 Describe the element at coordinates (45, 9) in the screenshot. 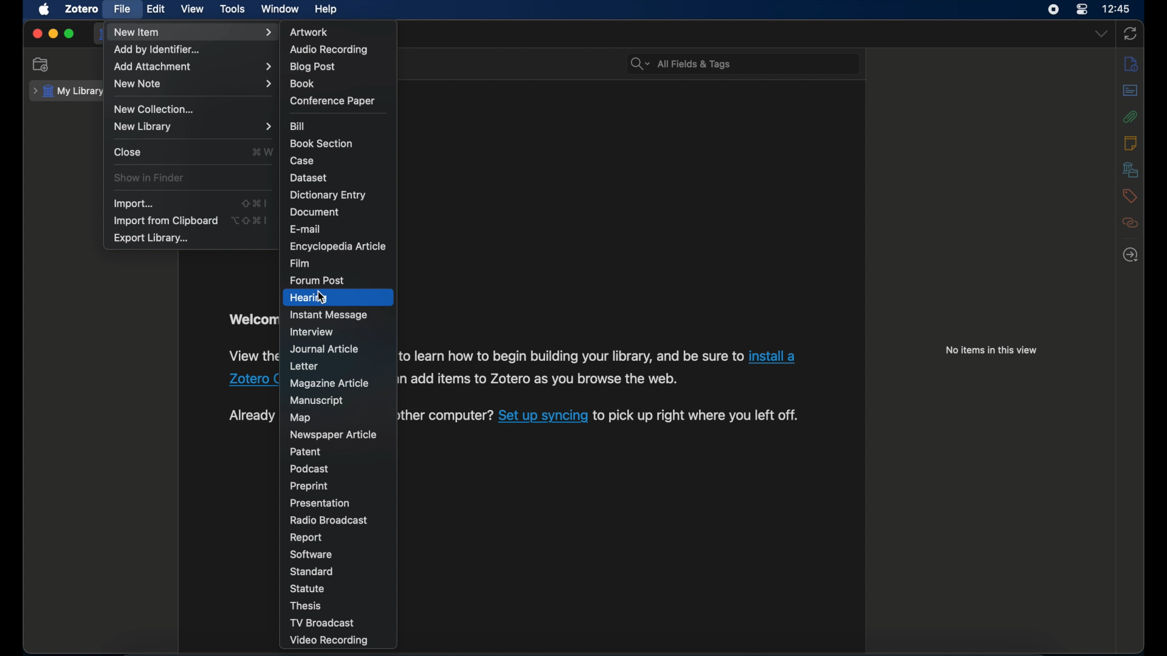

I see `apple` at that location.